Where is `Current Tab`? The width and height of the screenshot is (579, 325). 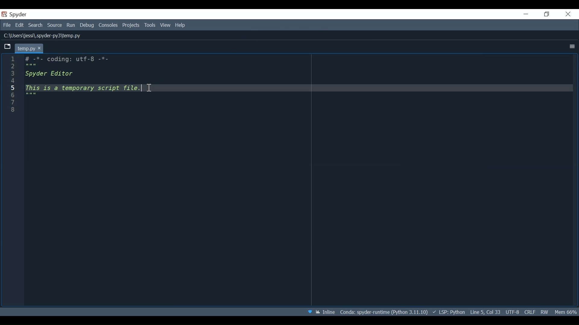
Current Tab is located at coordinates (30, 48).